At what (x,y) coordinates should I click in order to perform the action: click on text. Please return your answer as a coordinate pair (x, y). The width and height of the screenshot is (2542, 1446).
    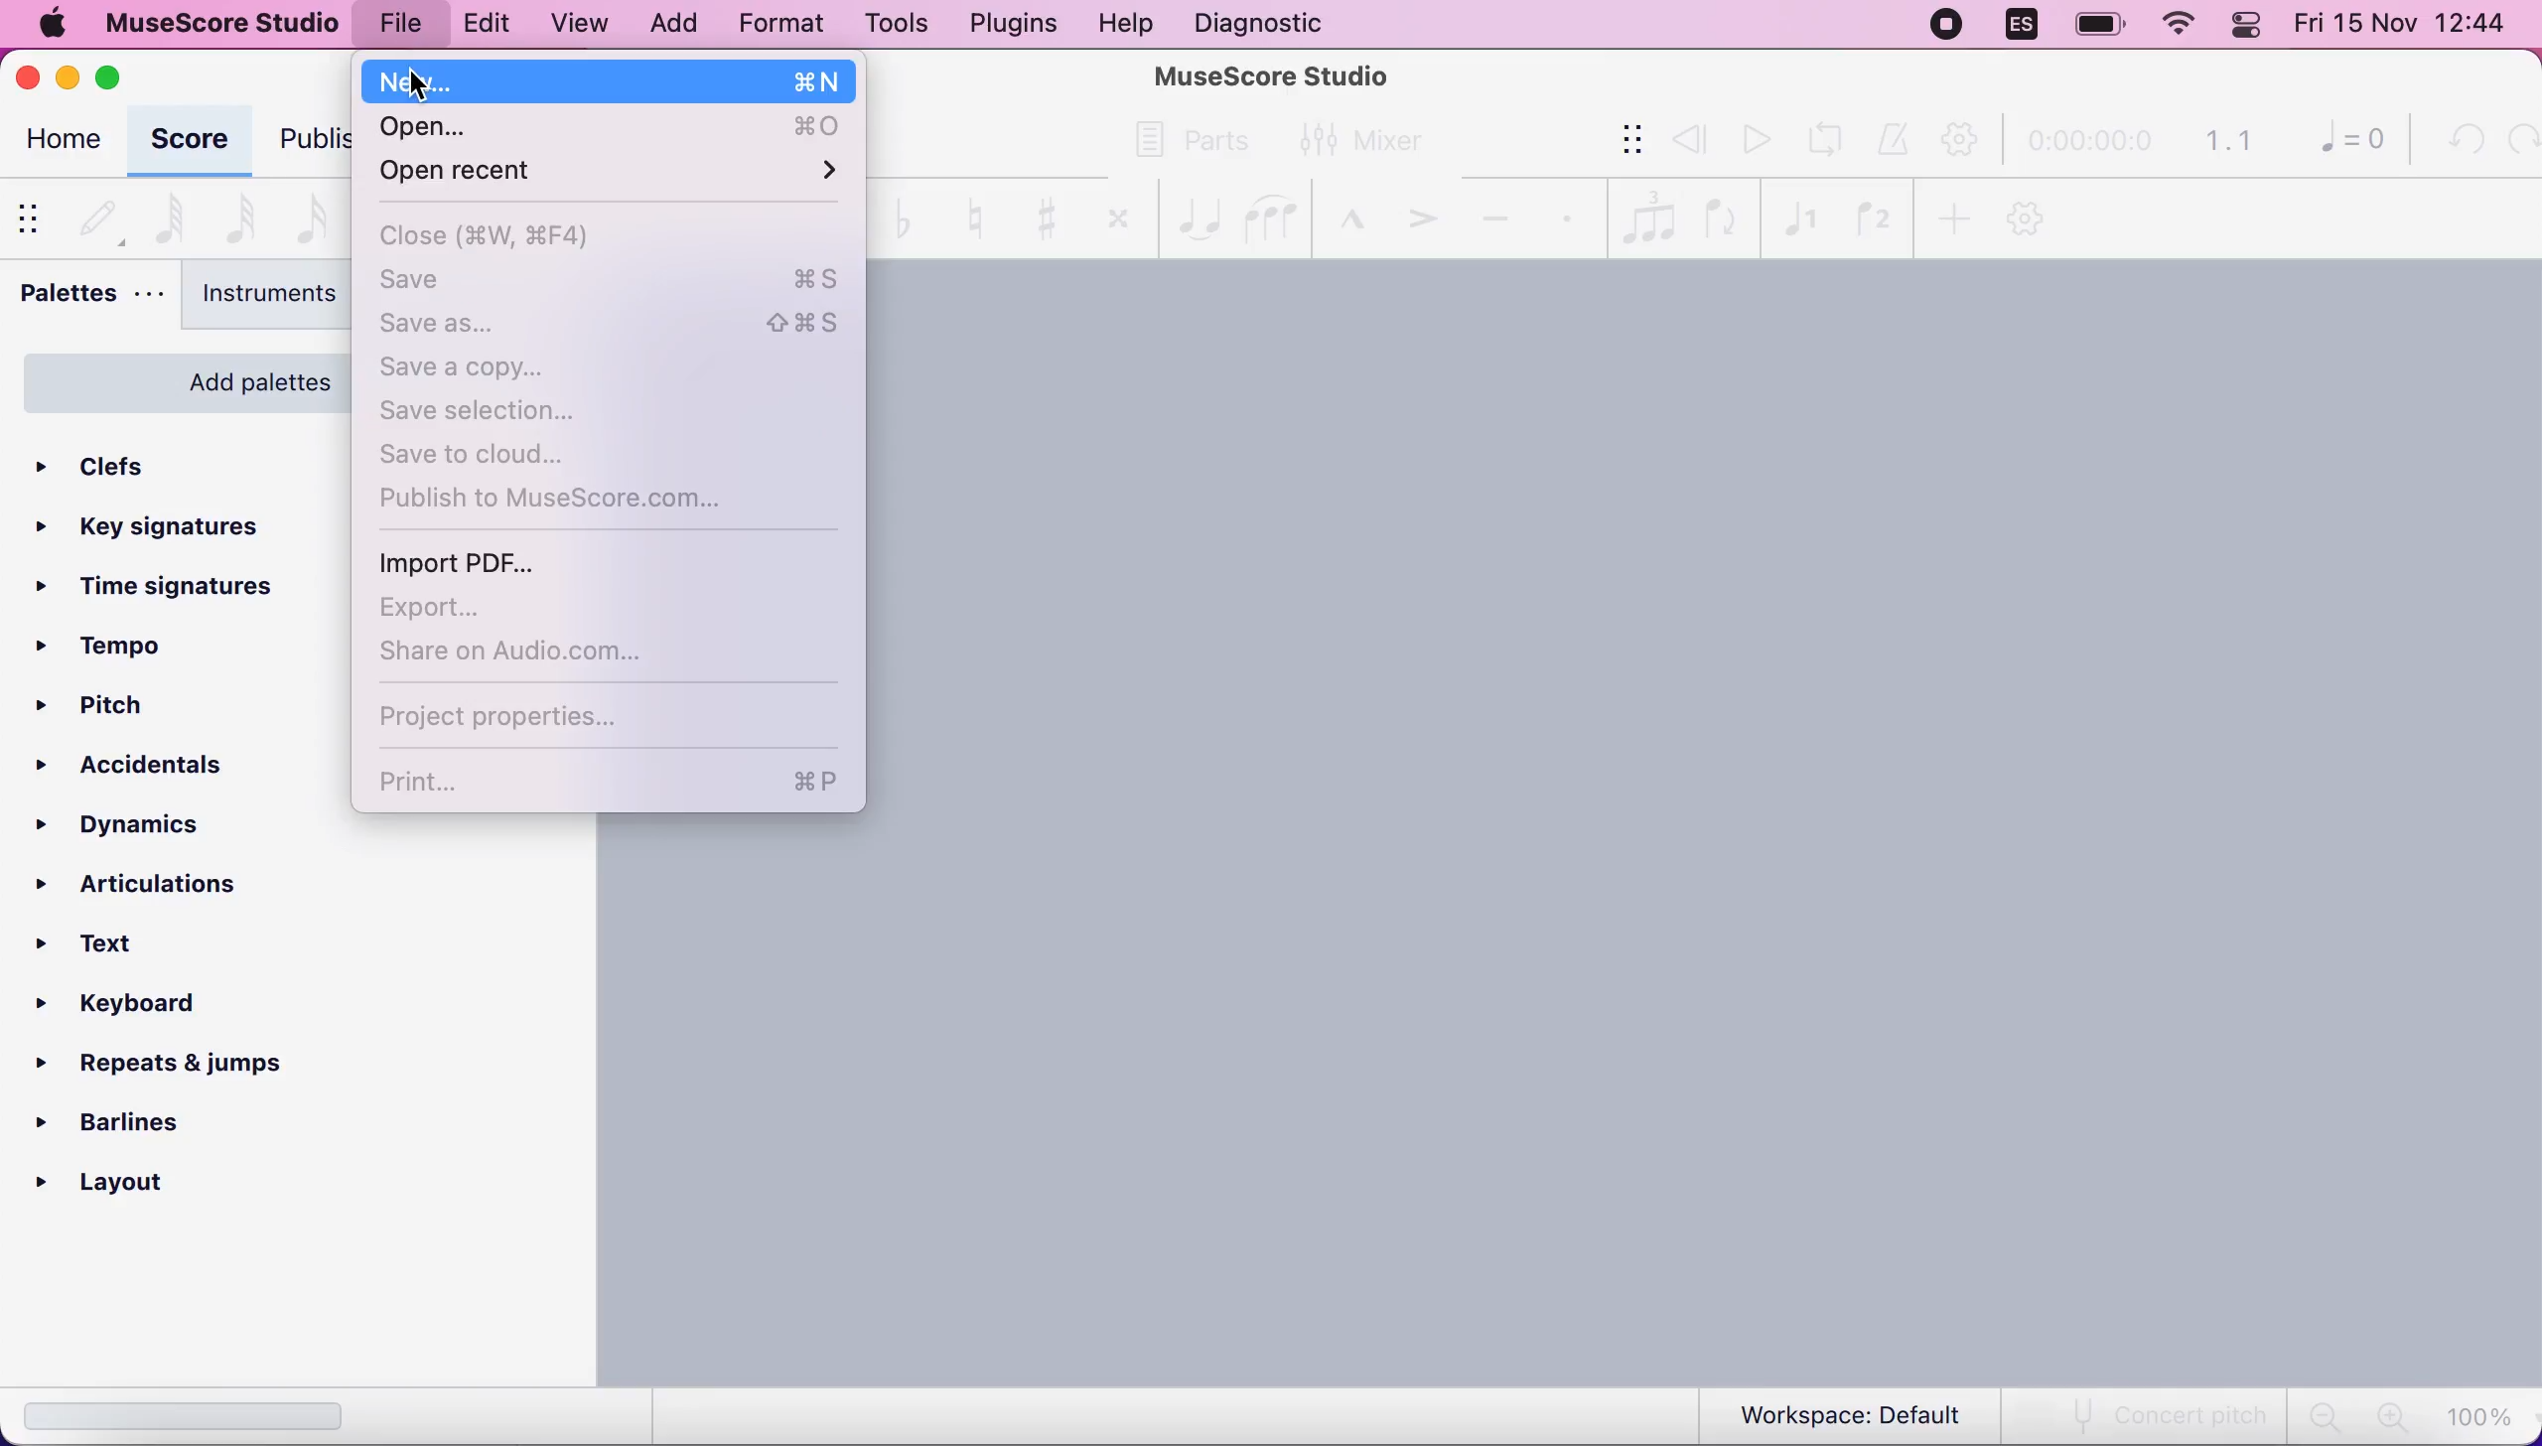
    Looking at the image, I should click on (111, 945).